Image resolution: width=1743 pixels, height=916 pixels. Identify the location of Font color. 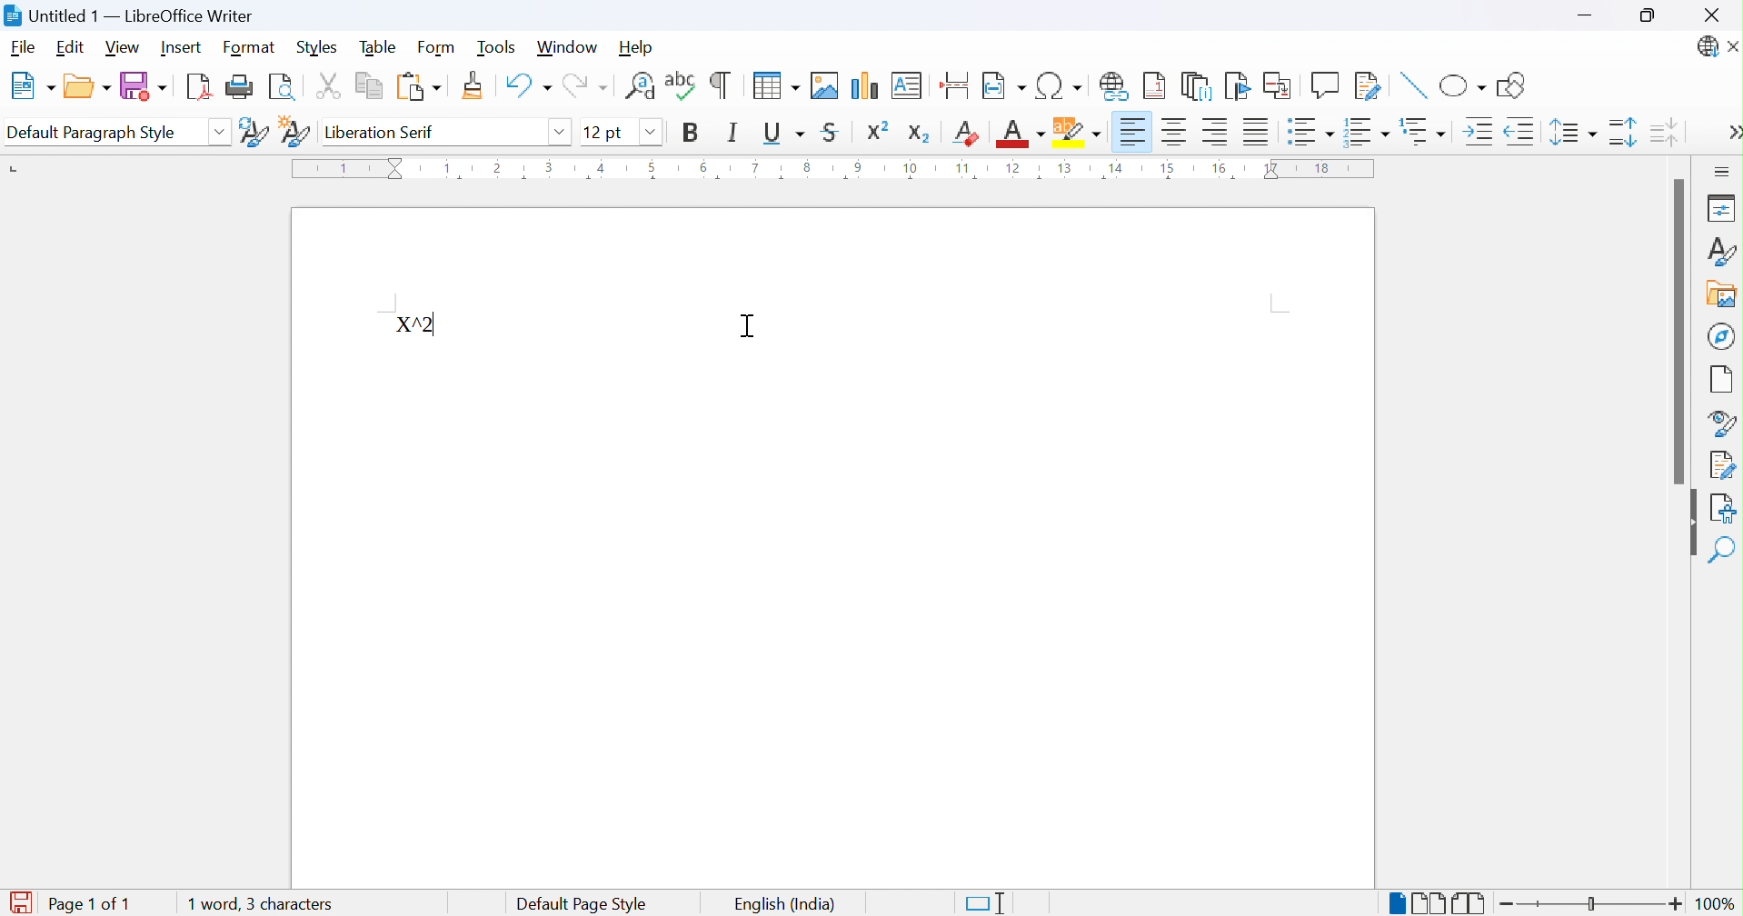
(1021, 133).